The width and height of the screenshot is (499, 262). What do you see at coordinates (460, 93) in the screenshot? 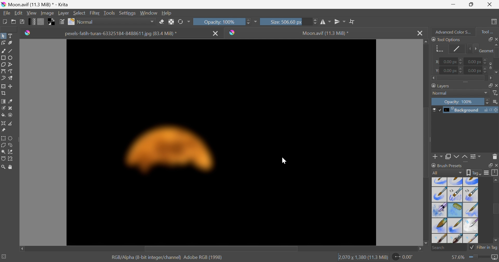
I see `Normal` at bounding box center [460, 93].